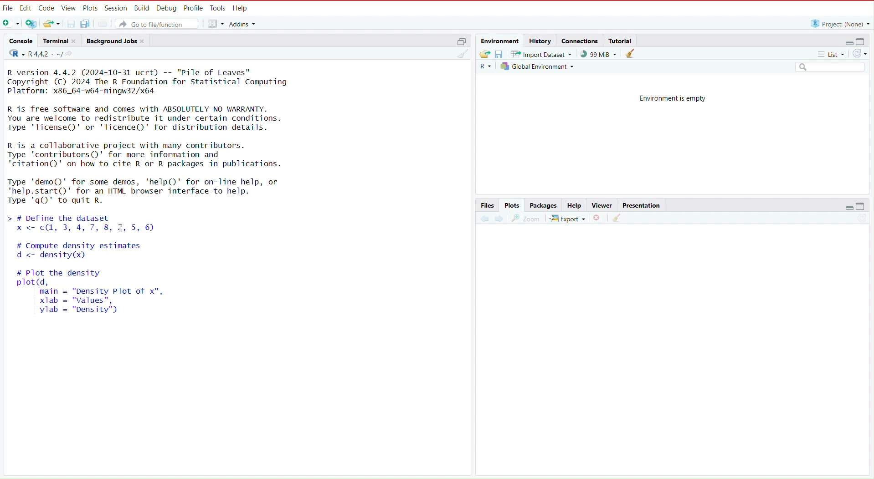  What do you see at coordinates (149, 117) in the screenshot?
I see `R is free software and comes with ABSOLUTELY NO WARRANTY.
You are welcome to redistribute it under certain conditions.
Type 'license()' or 'Ticence()' for distribution details.` at bounding box center [149, 117].